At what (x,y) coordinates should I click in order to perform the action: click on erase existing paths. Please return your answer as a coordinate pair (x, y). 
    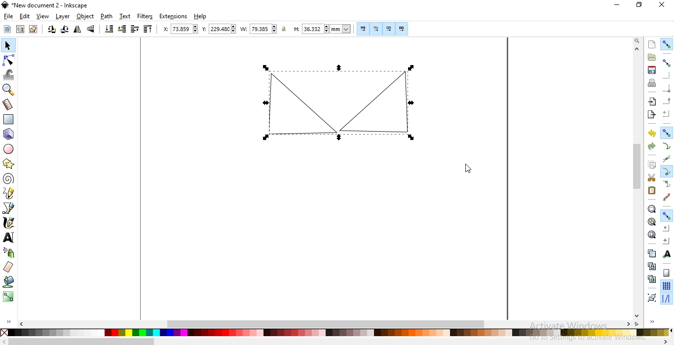
    Looking at the image, I should click on (9, 267).